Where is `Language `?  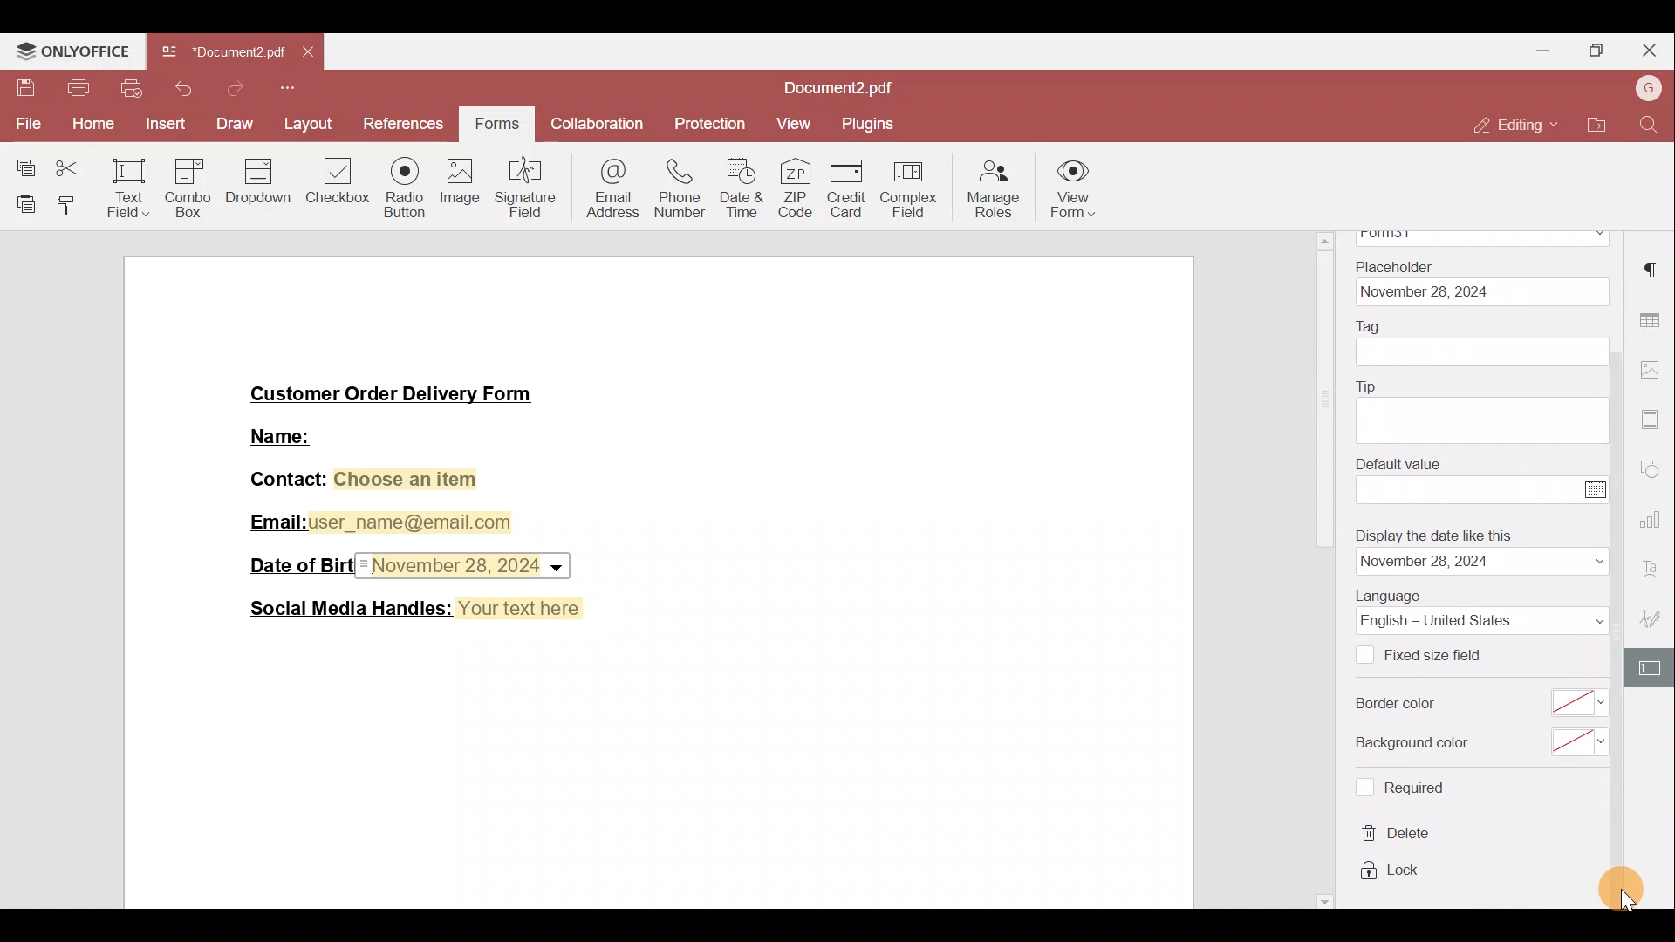 Language  is located at coordinates (1480, 619).